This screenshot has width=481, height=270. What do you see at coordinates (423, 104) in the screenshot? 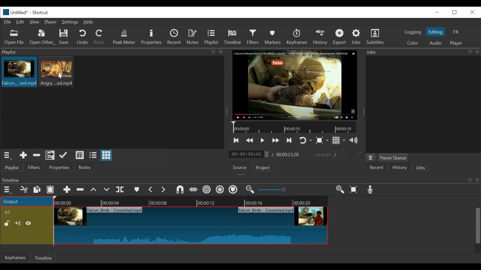
I see `jobs panel` at bounding box center [423, 104].